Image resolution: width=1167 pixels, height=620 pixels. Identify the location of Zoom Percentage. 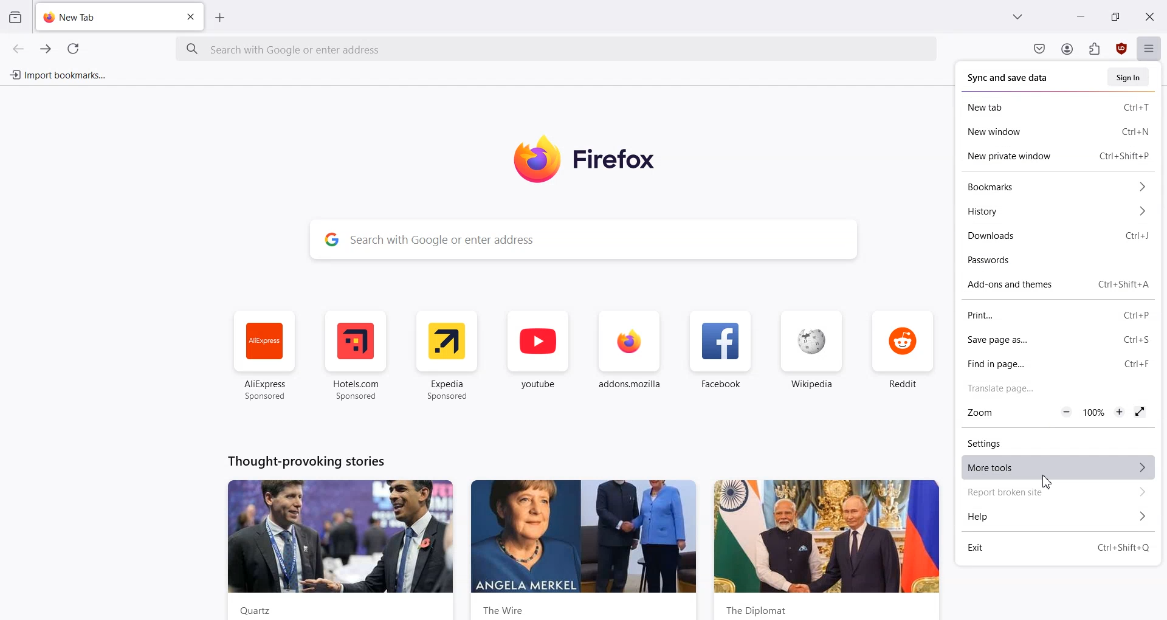
(1095, 412).